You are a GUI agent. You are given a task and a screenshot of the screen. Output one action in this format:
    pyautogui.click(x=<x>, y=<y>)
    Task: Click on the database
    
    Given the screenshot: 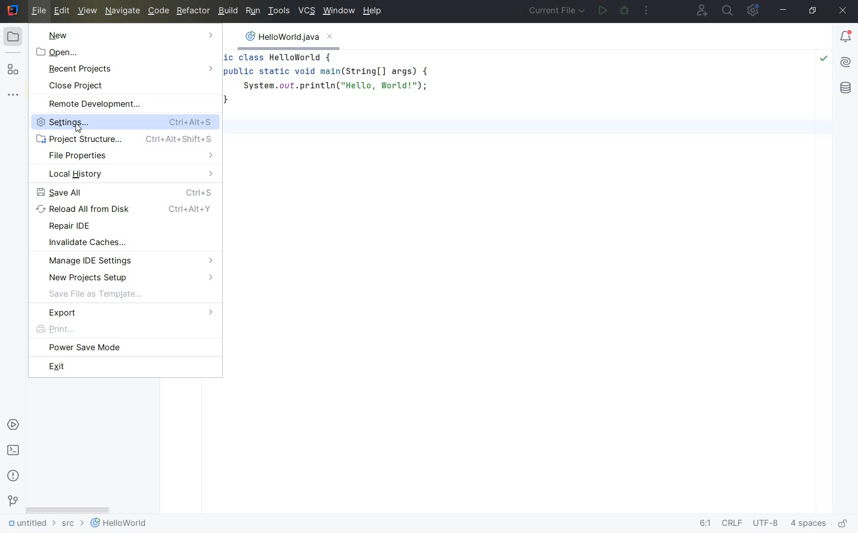 What is the action you would take?
    pyautogui.click(x=845, y=89)
    